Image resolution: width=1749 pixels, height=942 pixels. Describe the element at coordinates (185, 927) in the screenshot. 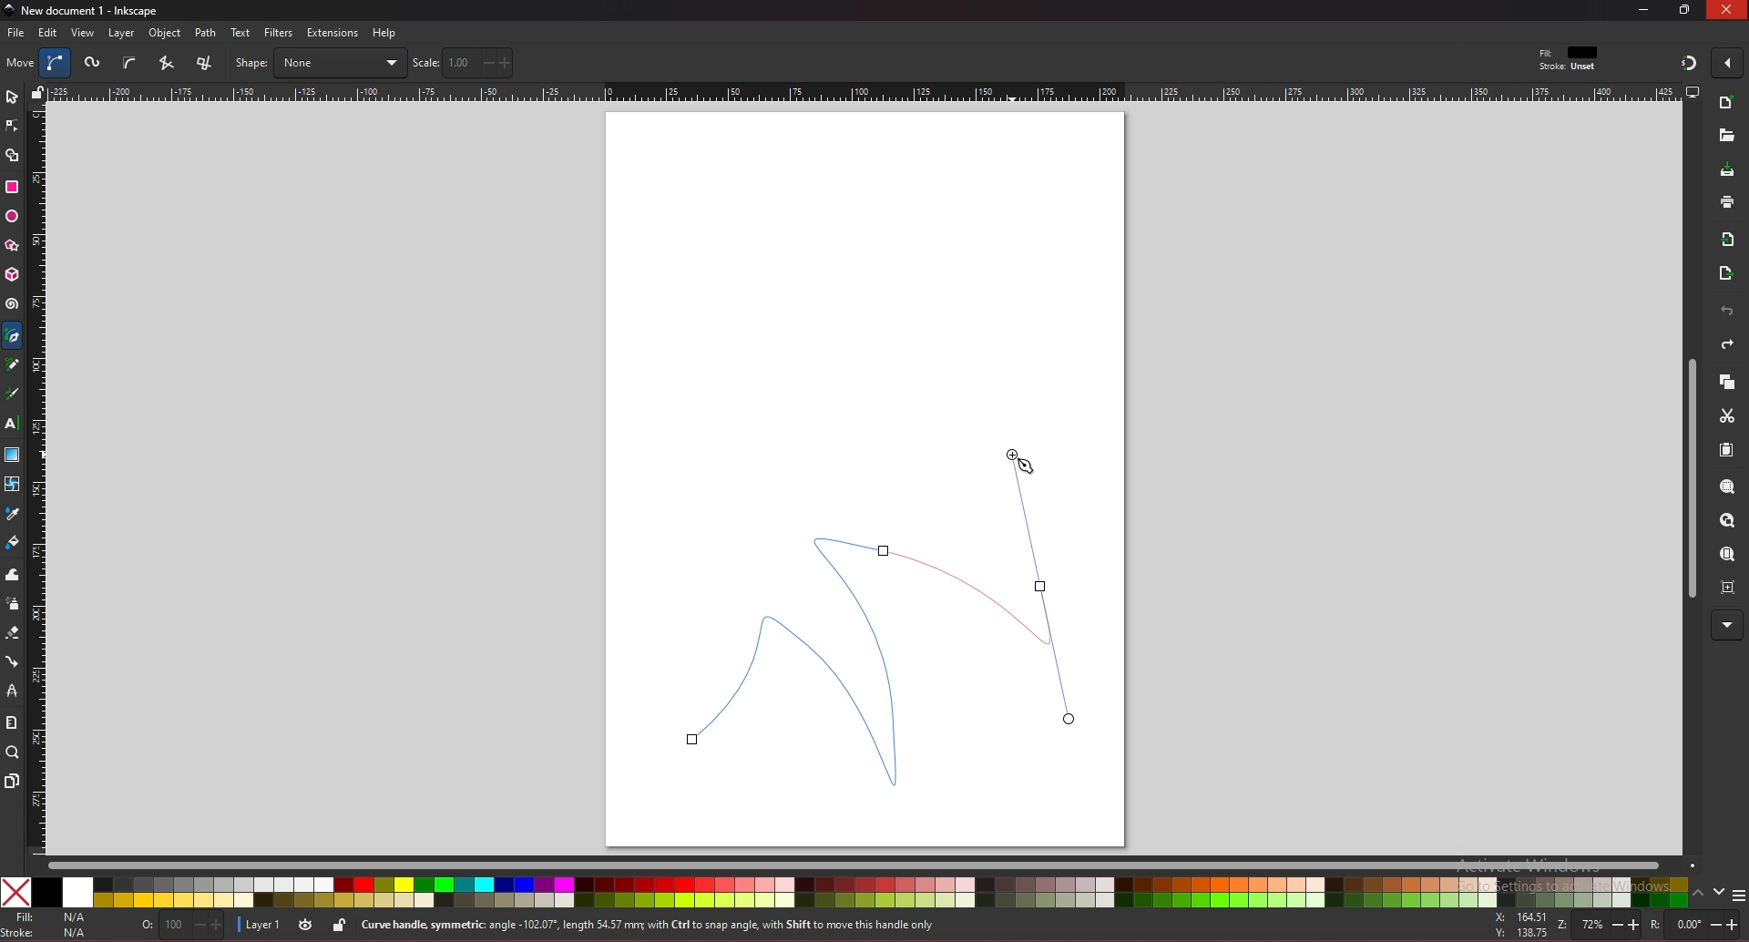

I see `opacity` at that location.